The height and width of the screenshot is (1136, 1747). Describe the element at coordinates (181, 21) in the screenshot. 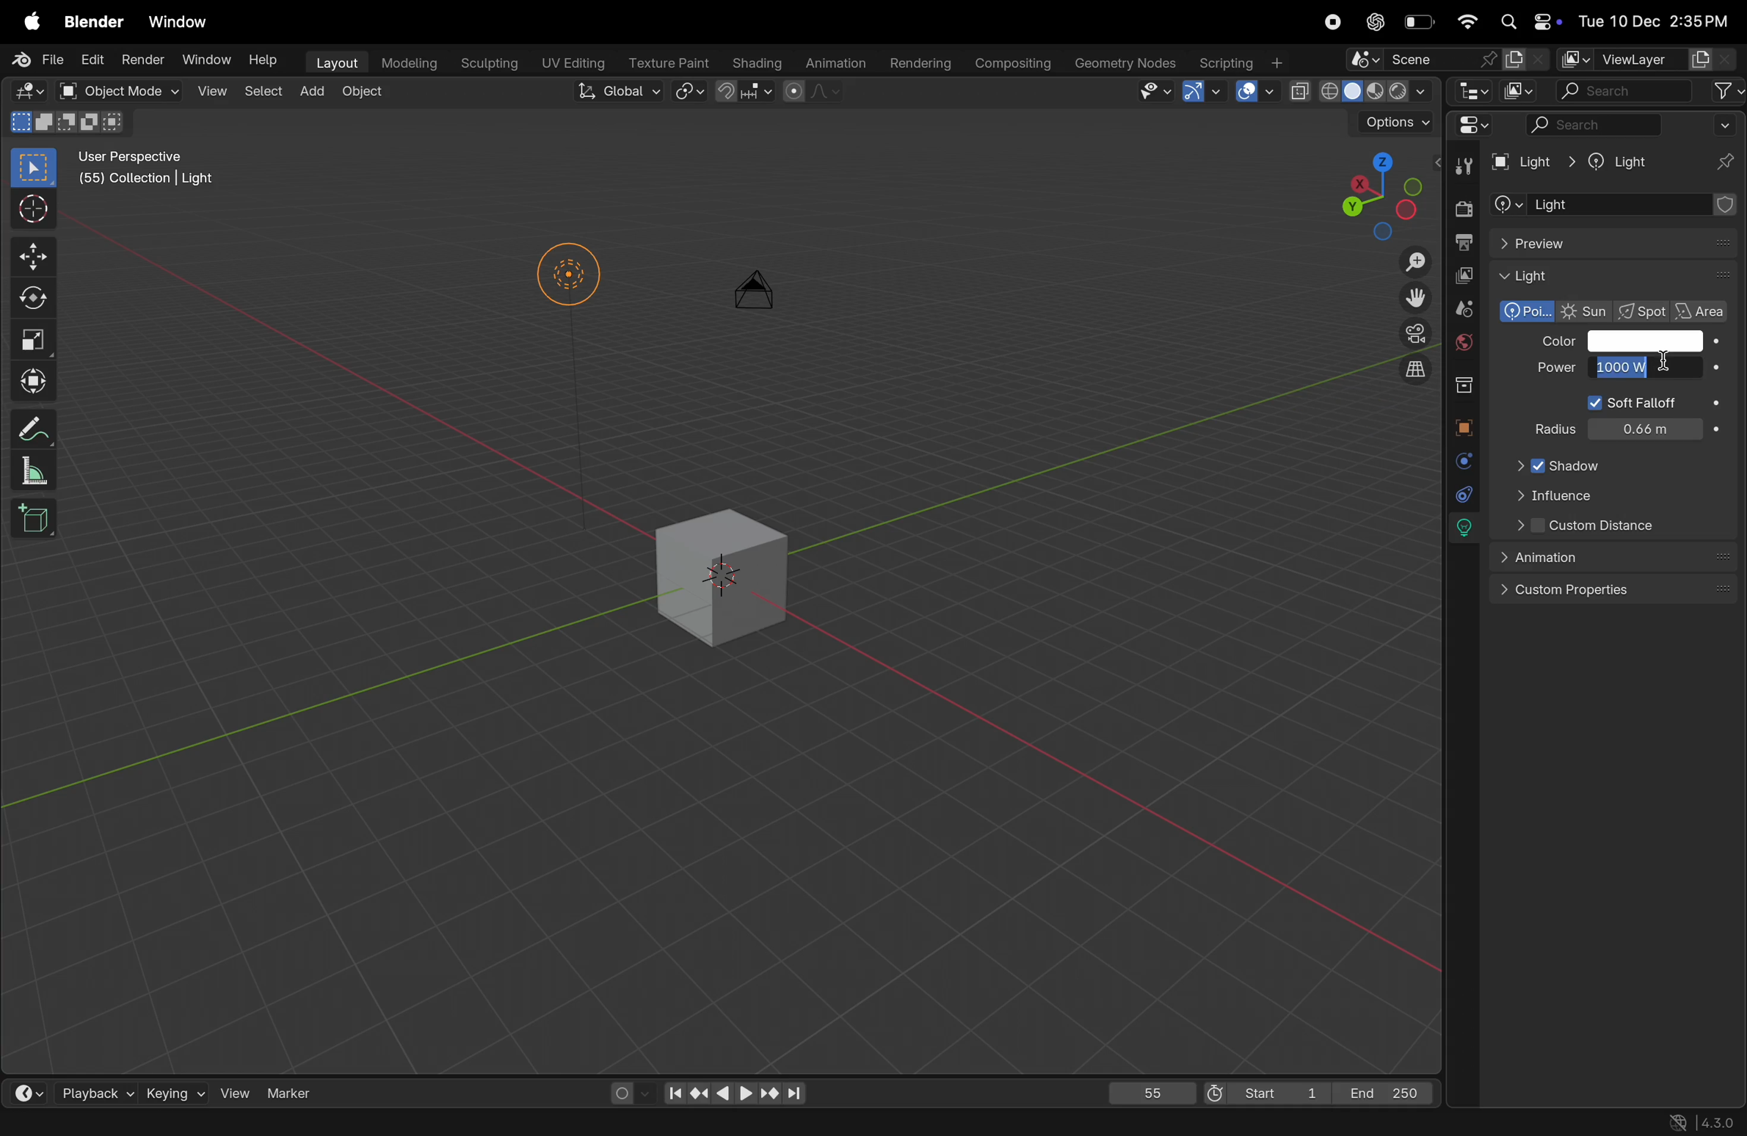

I see `window` at that location.